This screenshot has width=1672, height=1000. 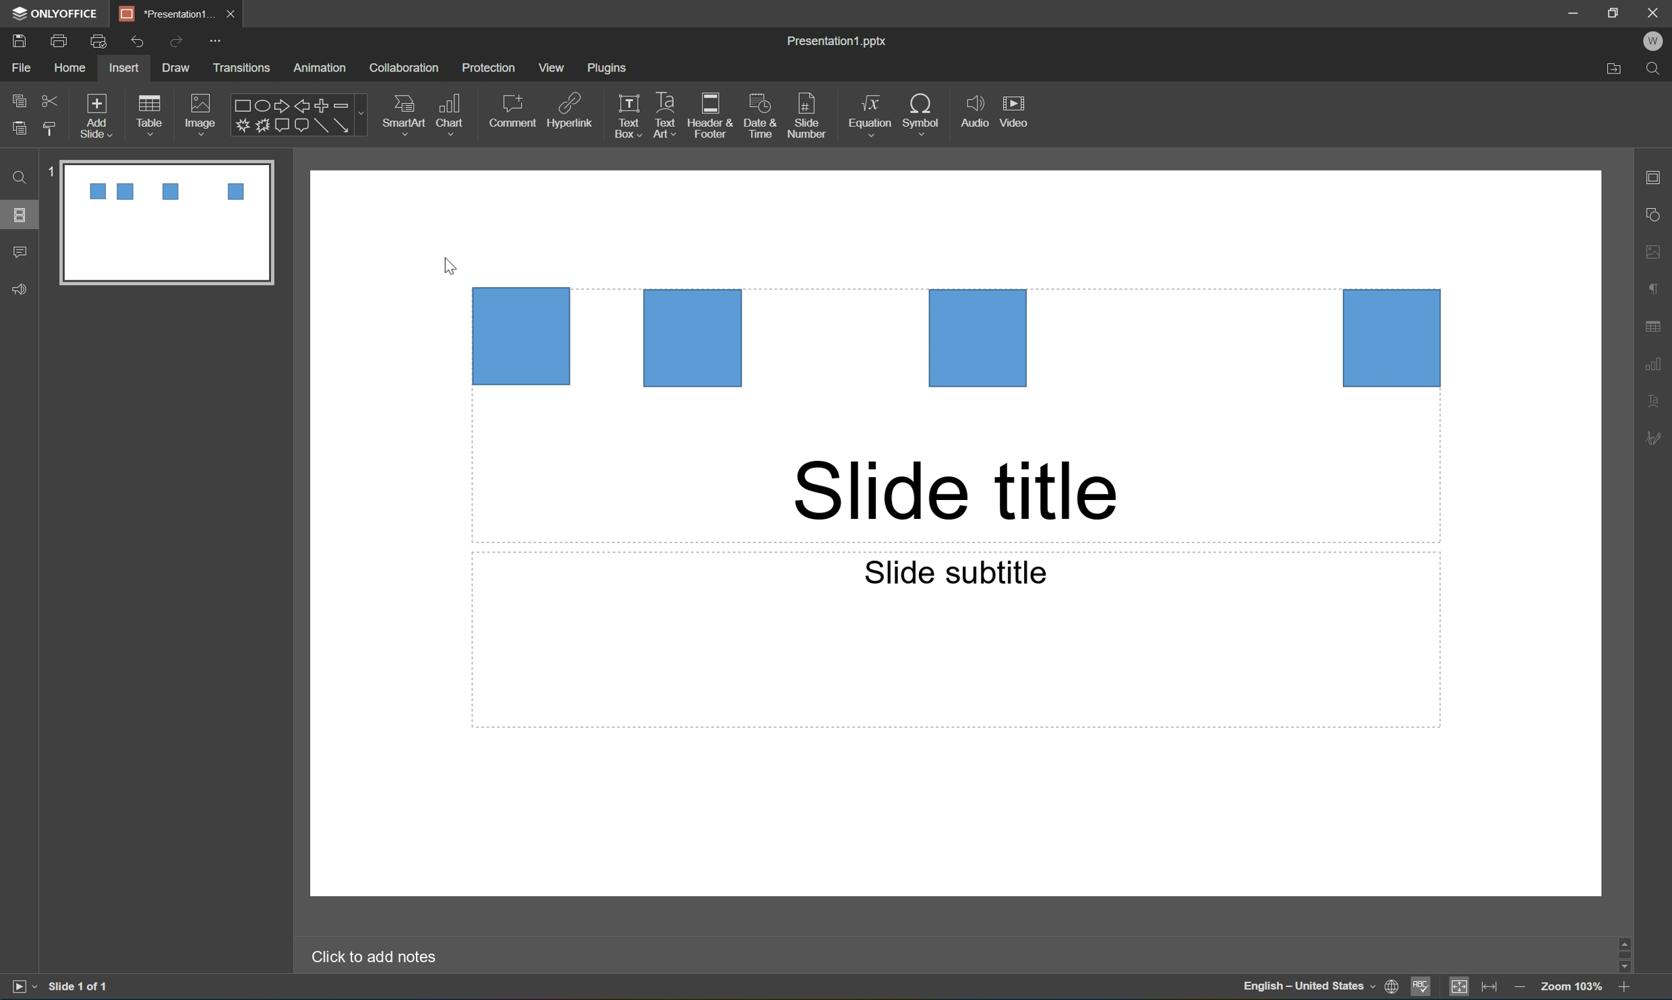 I want to click on copy style, so click(x=51, y=129).